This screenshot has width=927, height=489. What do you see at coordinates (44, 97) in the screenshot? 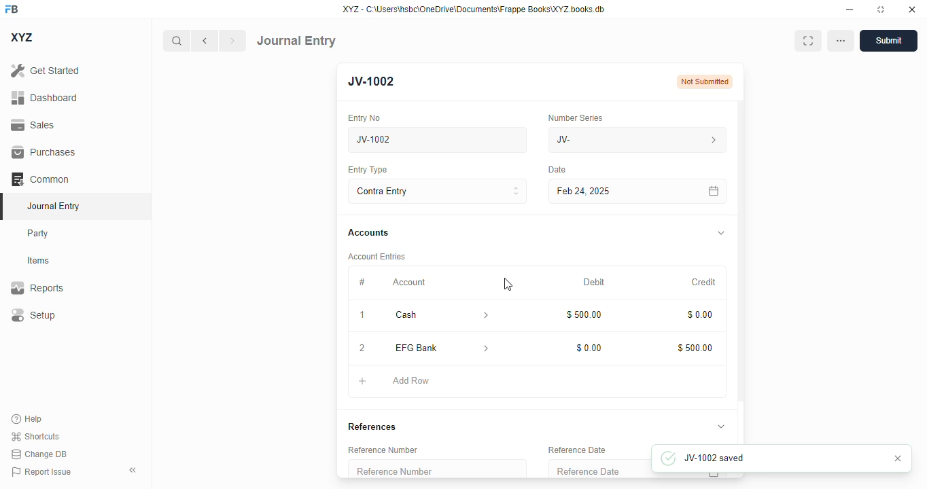
I see `dashboard` at bounding box center [44, 97].